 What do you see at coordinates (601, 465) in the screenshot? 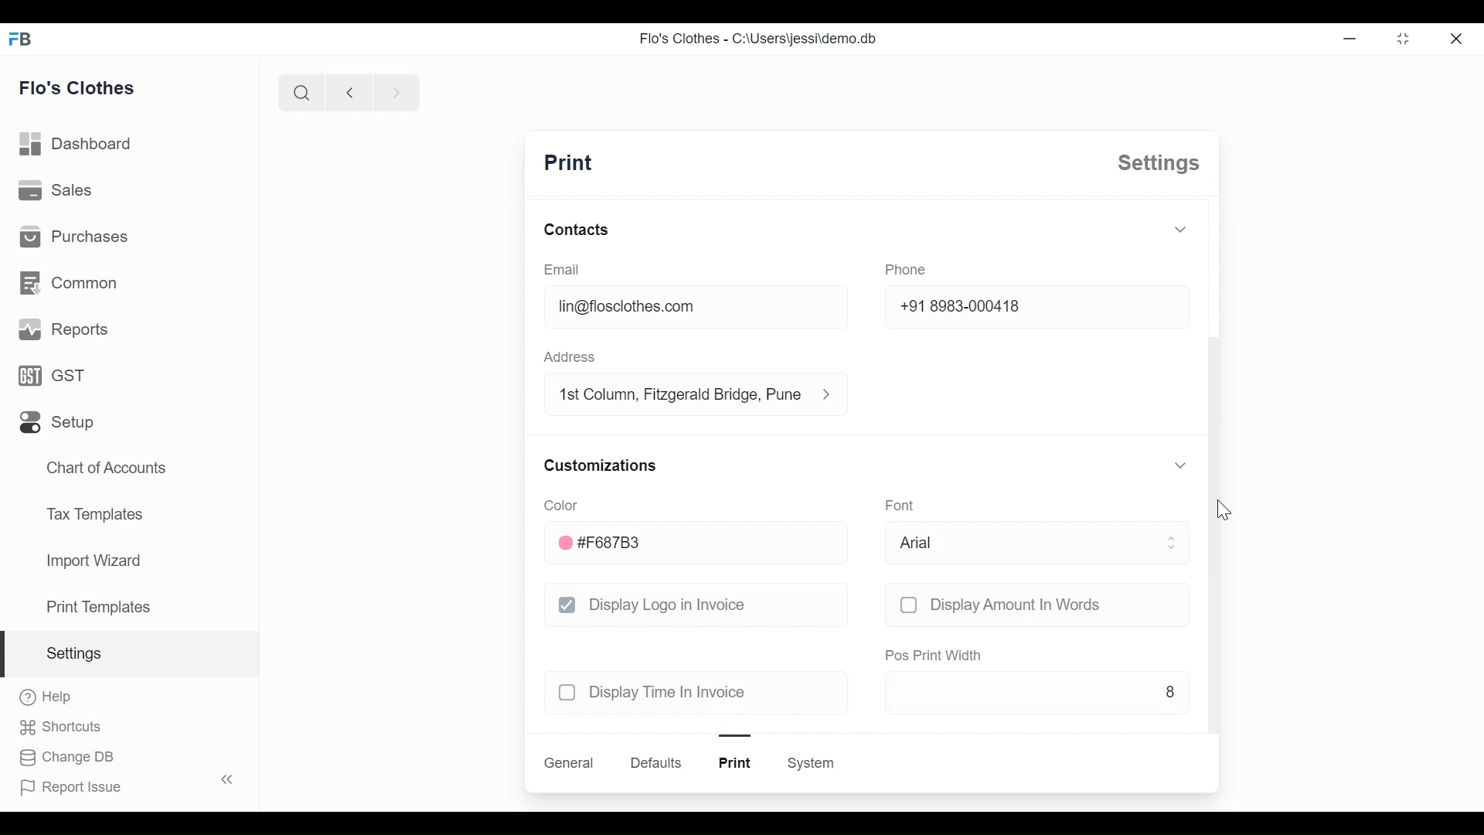
I see `customizations` at bounding box center [601, 465].